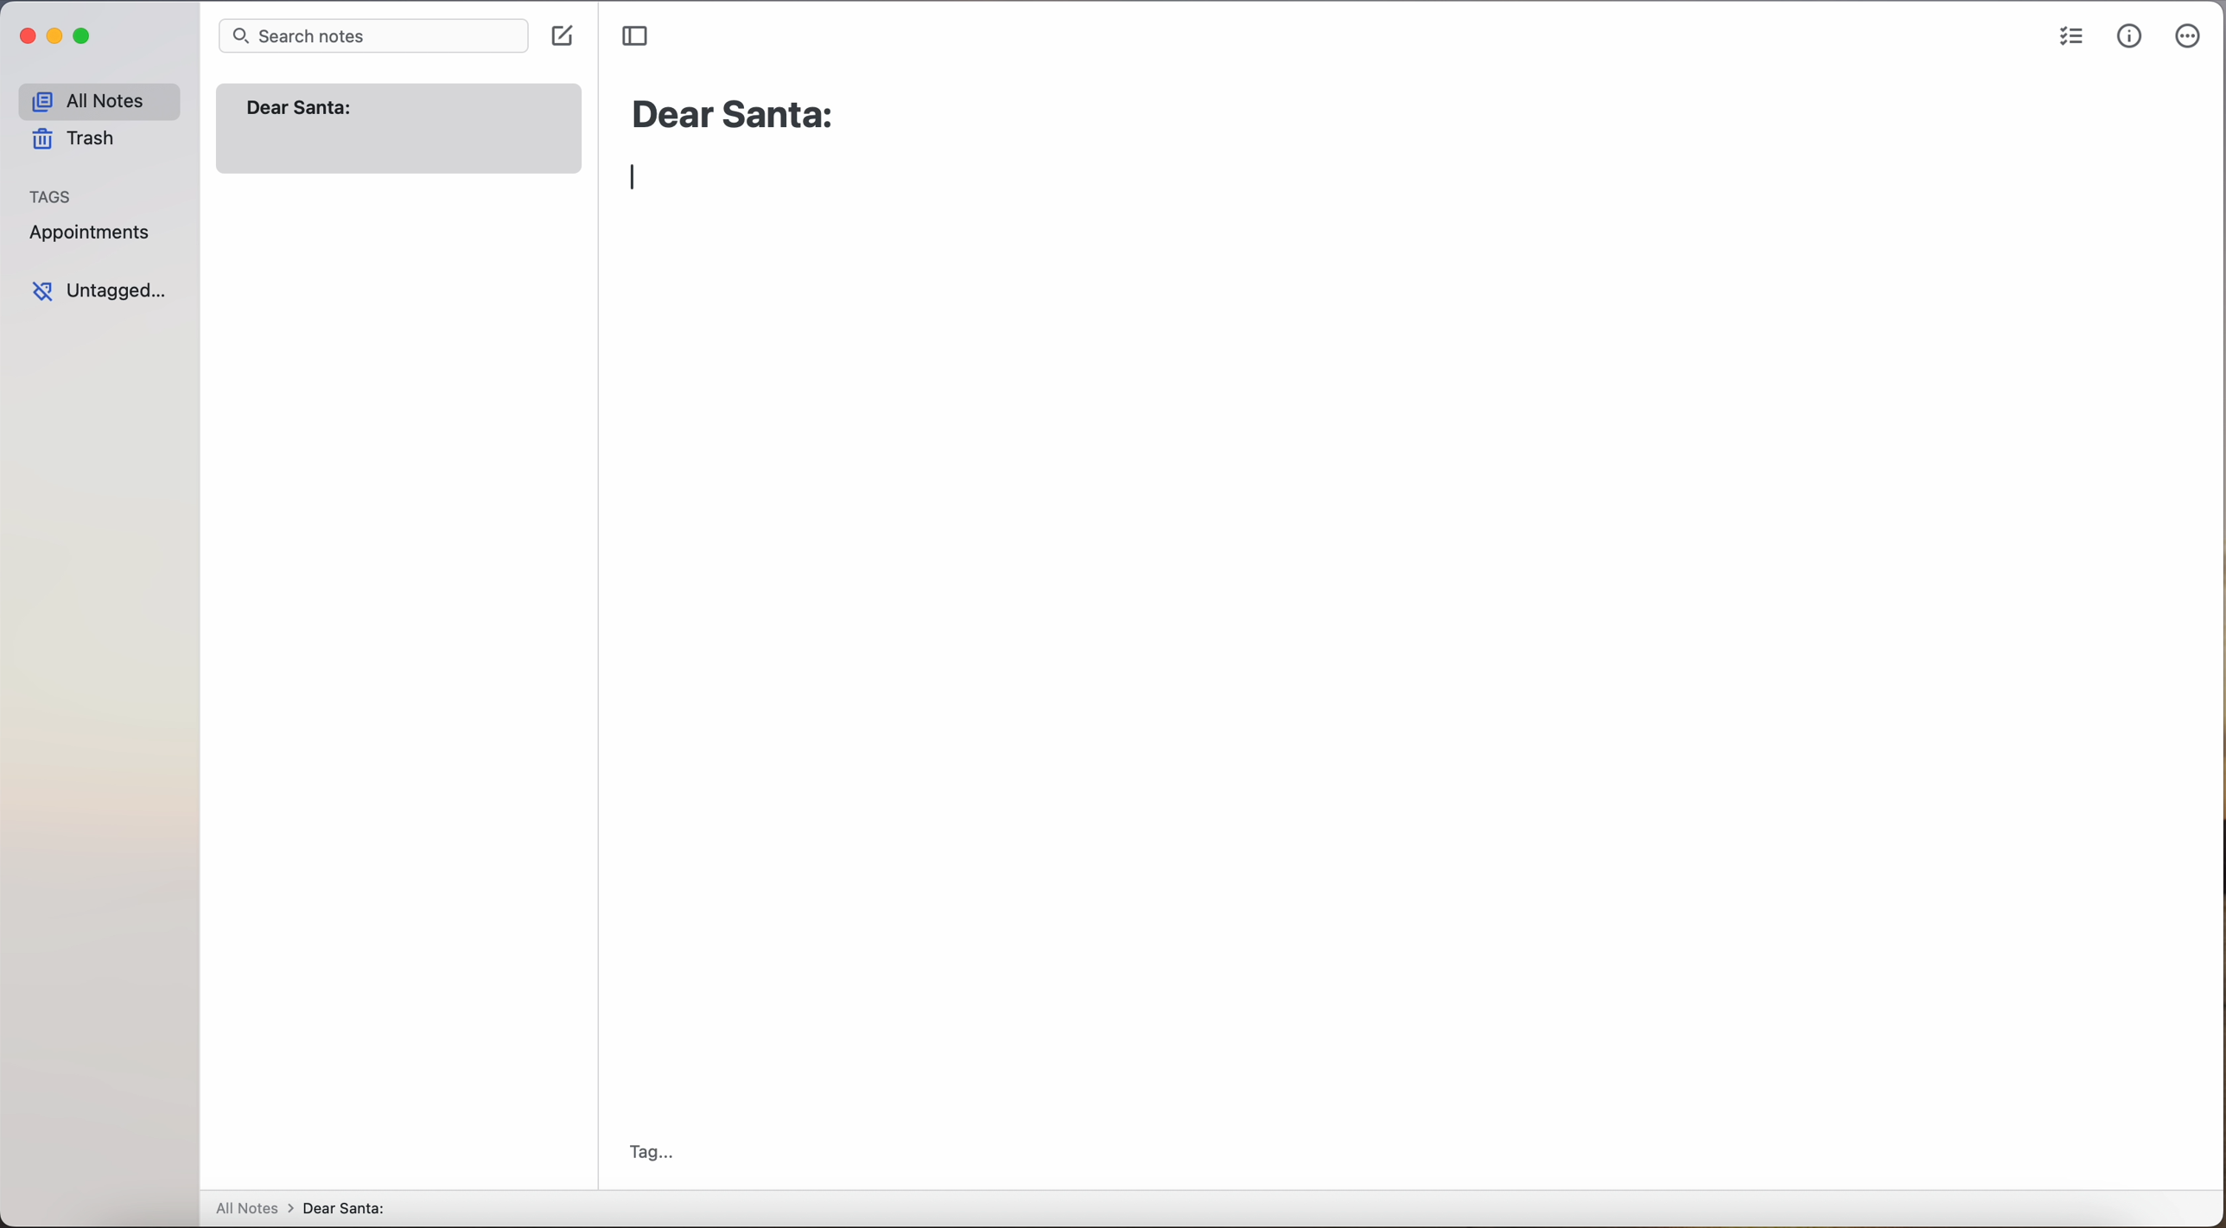  Describe the element at coordinates (92, 236) in the screenshot. I see `appointments` at that location.